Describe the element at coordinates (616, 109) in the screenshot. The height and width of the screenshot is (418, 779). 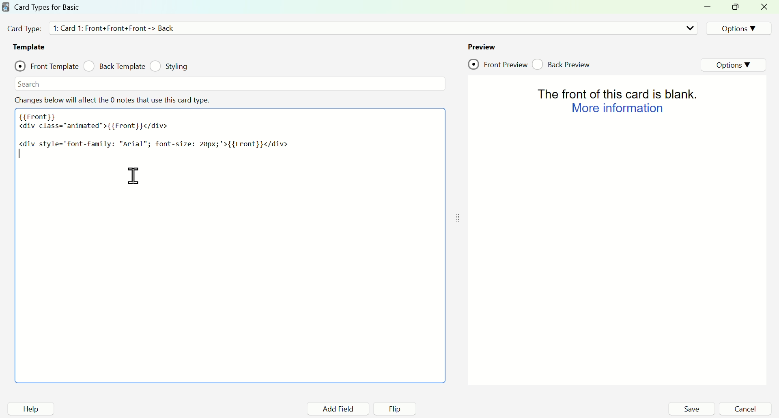
I see `More information` at that location.